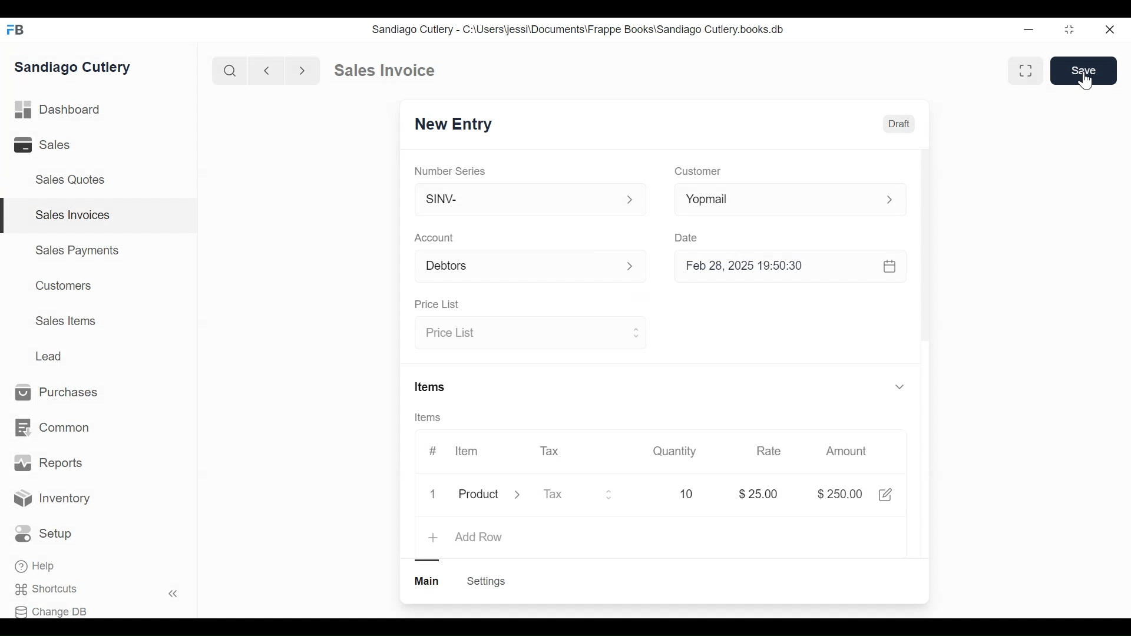 Image resolution: width=1131 pixels, height=636 pixels. What do you see at coordinates (61, 286) in the screenshot?
I see `Customers` at bounding box center [61, 286].